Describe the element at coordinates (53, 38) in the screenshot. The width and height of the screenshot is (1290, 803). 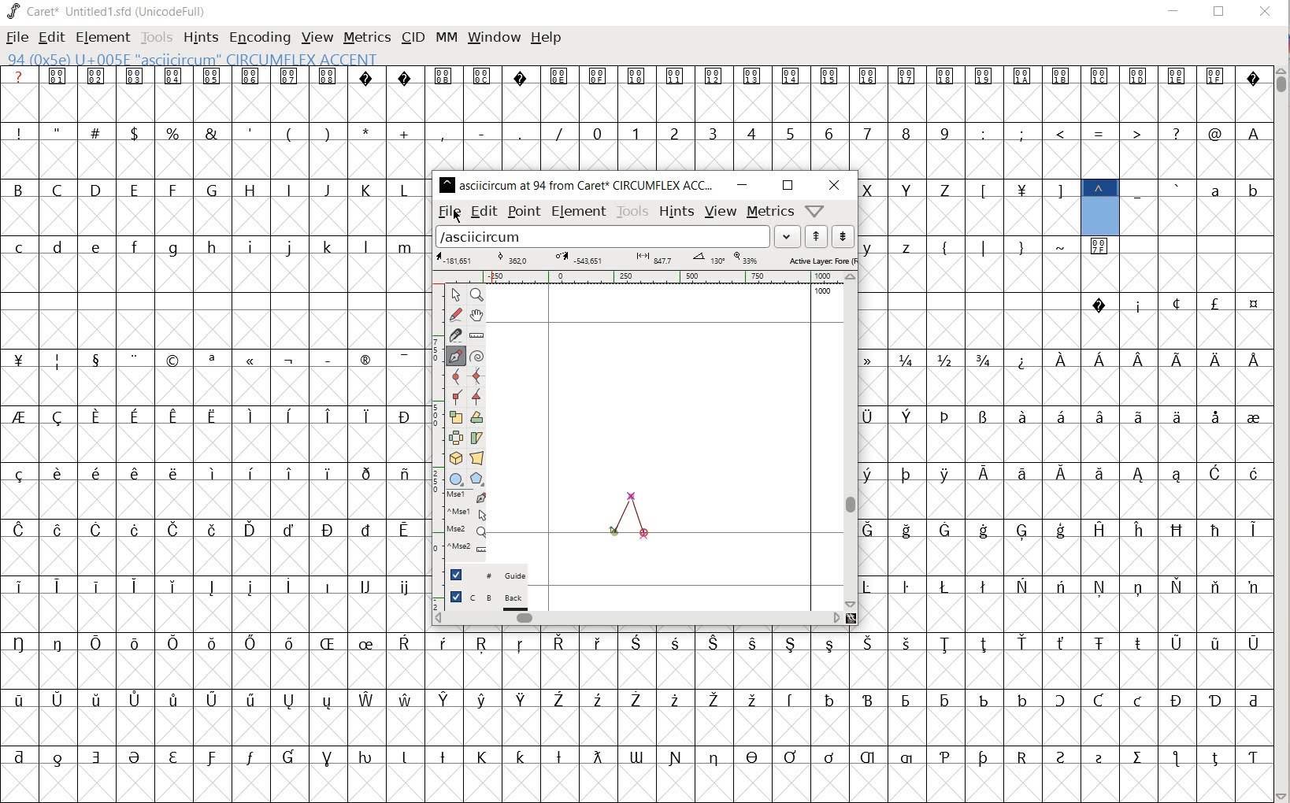
I see `EDIT` at that location.